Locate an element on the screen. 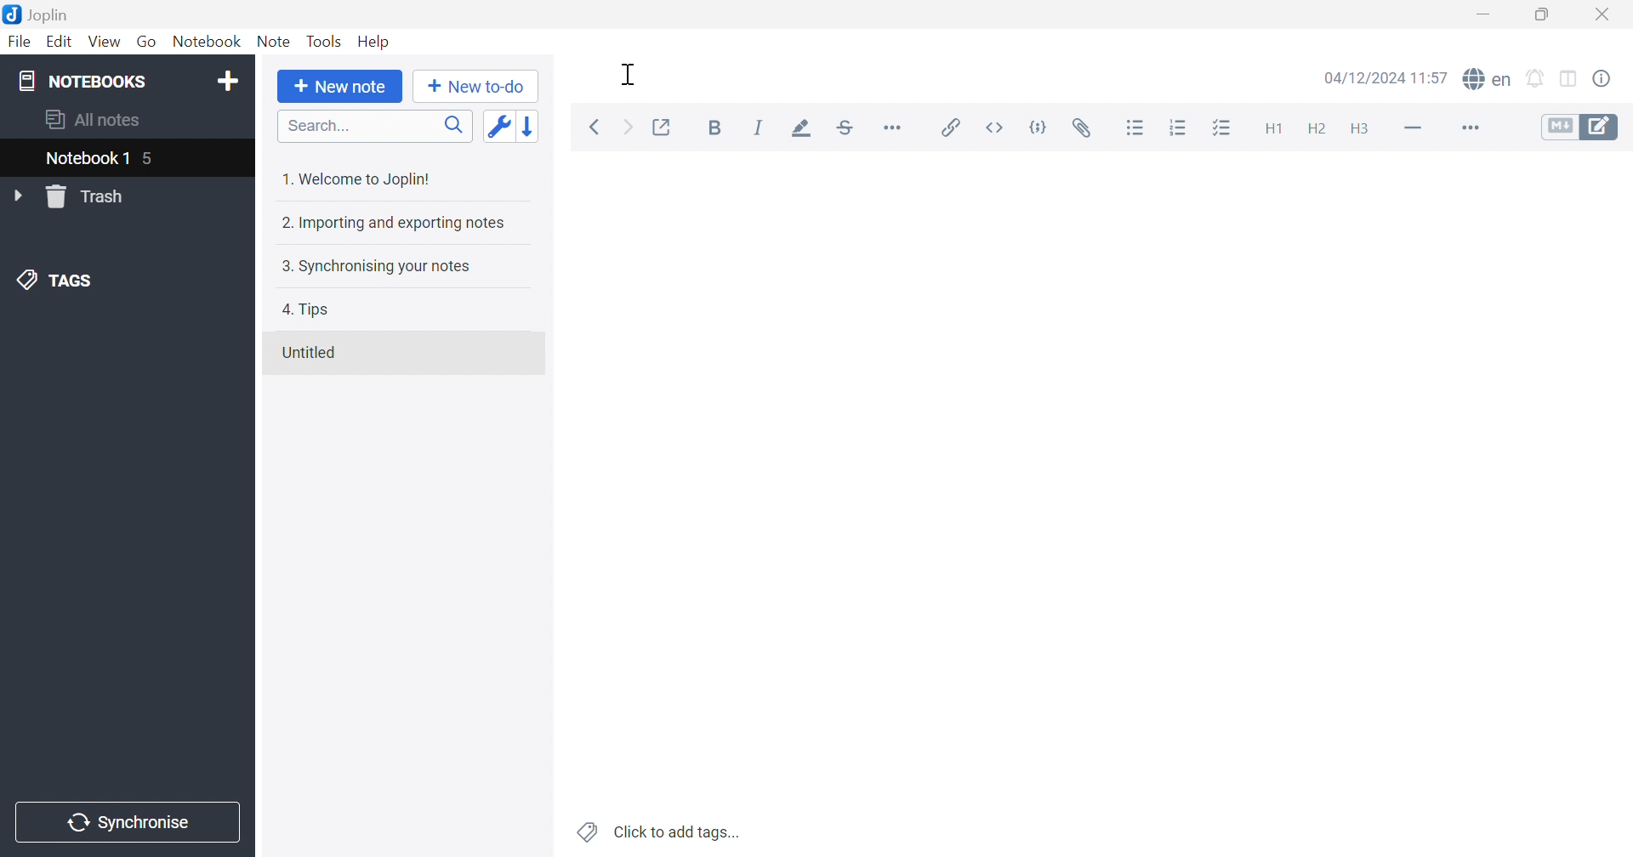 Image resolution: width=1633 pixels, height=857 pixels. Attach file is located at coordinates (1086, 131).